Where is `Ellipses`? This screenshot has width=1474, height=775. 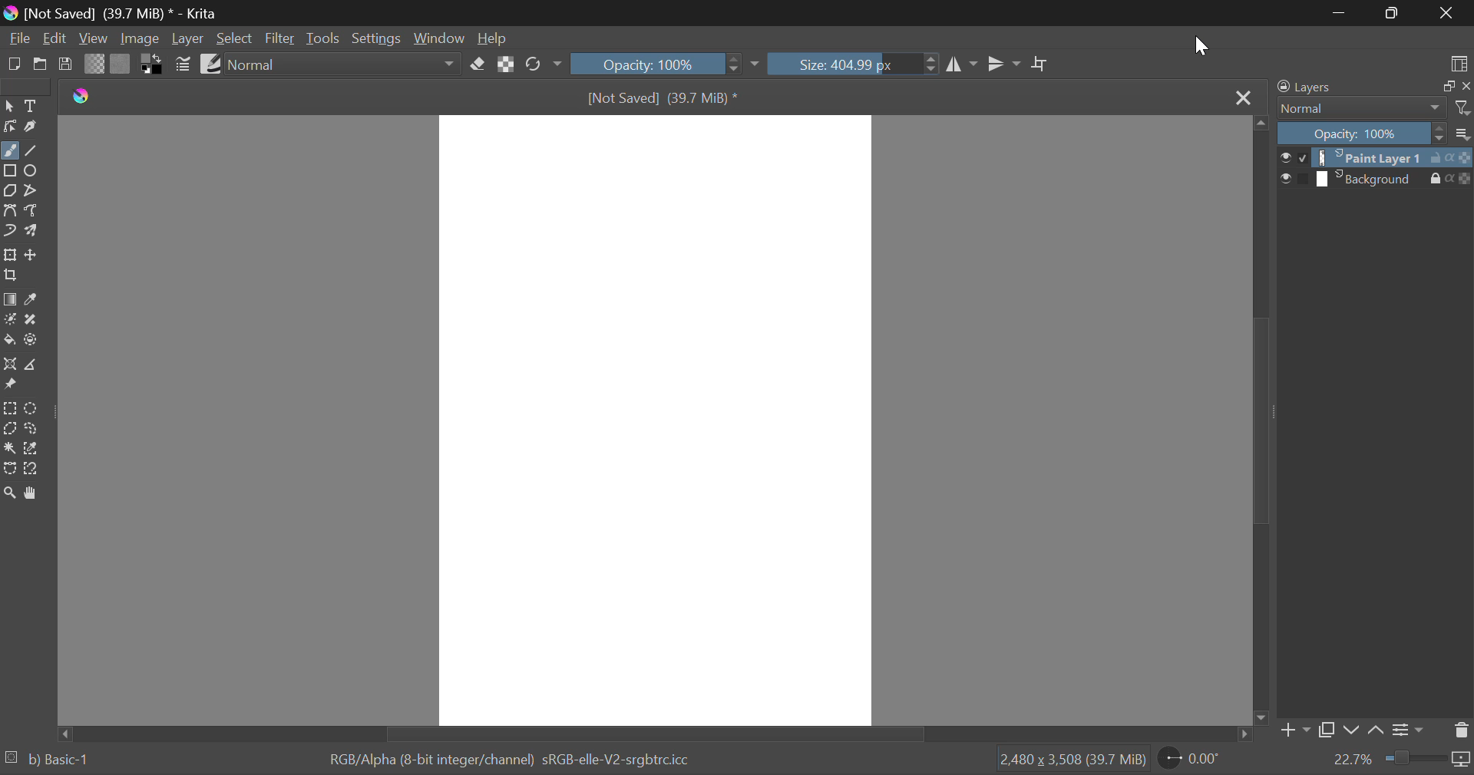
Ellipses is located at coordinates (34, 171).